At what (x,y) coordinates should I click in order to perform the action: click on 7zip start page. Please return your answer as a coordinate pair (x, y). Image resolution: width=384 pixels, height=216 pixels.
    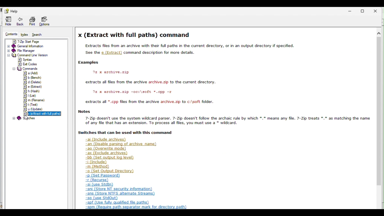
    Looking at the image, I should click on (36, 42).